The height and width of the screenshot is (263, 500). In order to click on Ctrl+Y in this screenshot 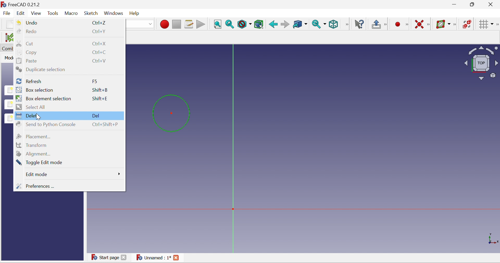, I will do `click(100, 32)`.